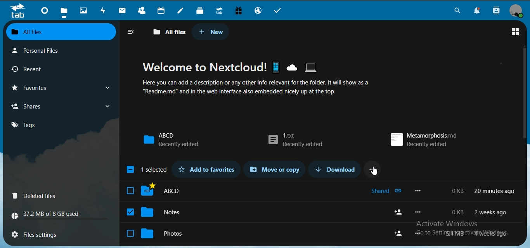 The width and height of the screenshot is (530, 248). I want to click on all files, so click(168, 31).